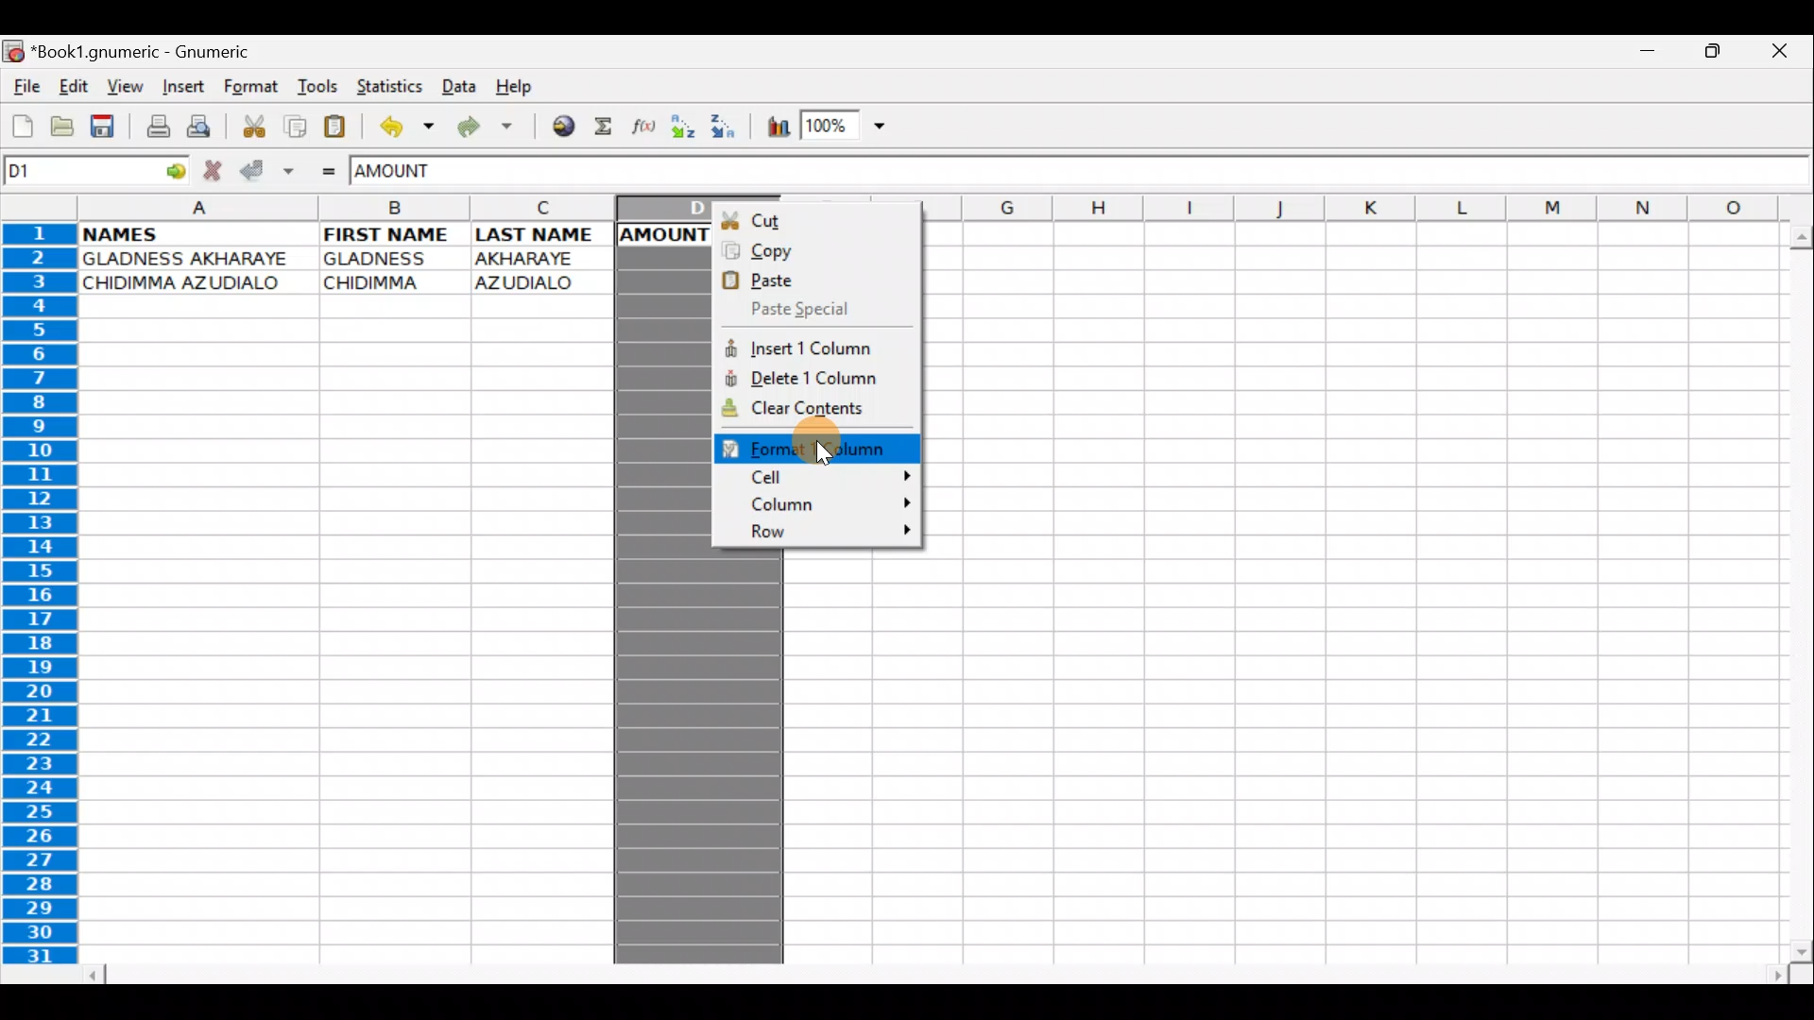 The height and width of the screenshot is (1020, 1814). I want to click on Gnumeric logo, so click(13, 51).